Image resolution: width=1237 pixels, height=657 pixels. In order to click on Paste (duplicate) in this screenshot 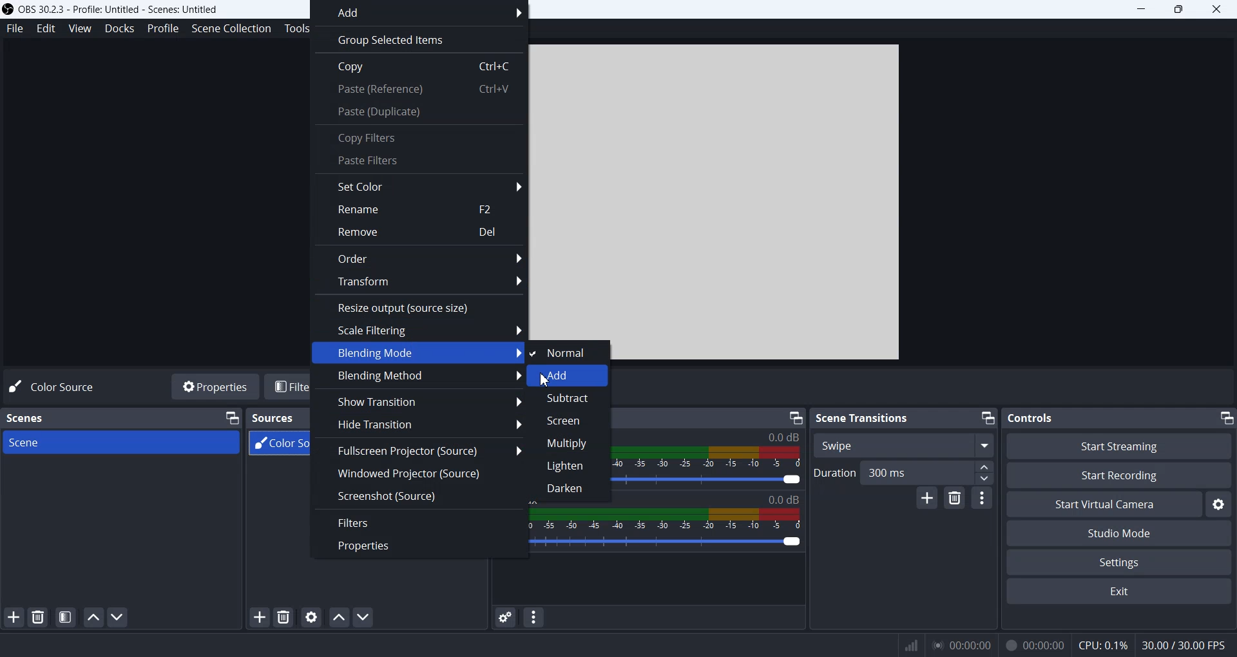, I will do `click(420, 113)`.